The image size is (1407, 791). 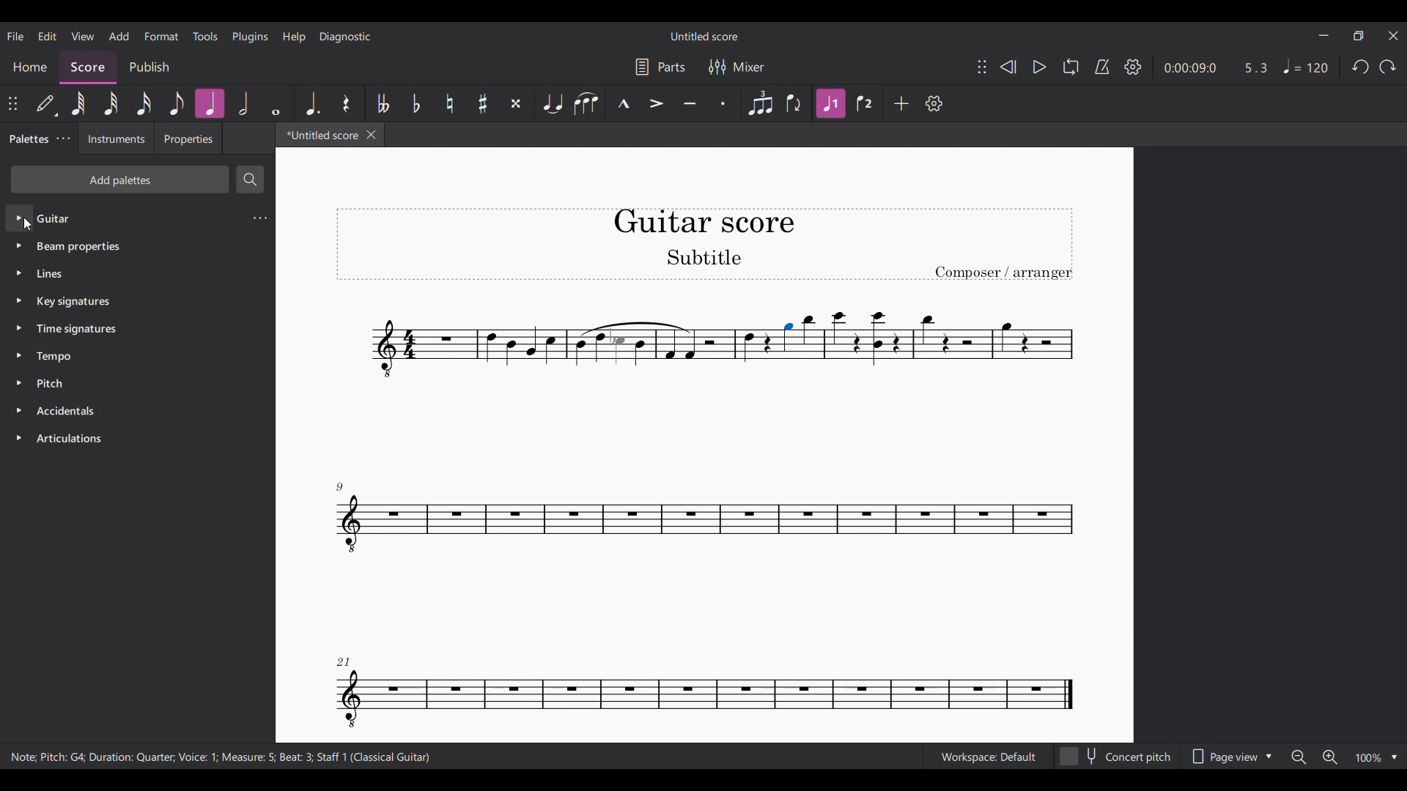 What do you see at coordinates (1359, 36) in the screenshot?
I see `Show in smaller tab` at bounding box center [1359, 36].